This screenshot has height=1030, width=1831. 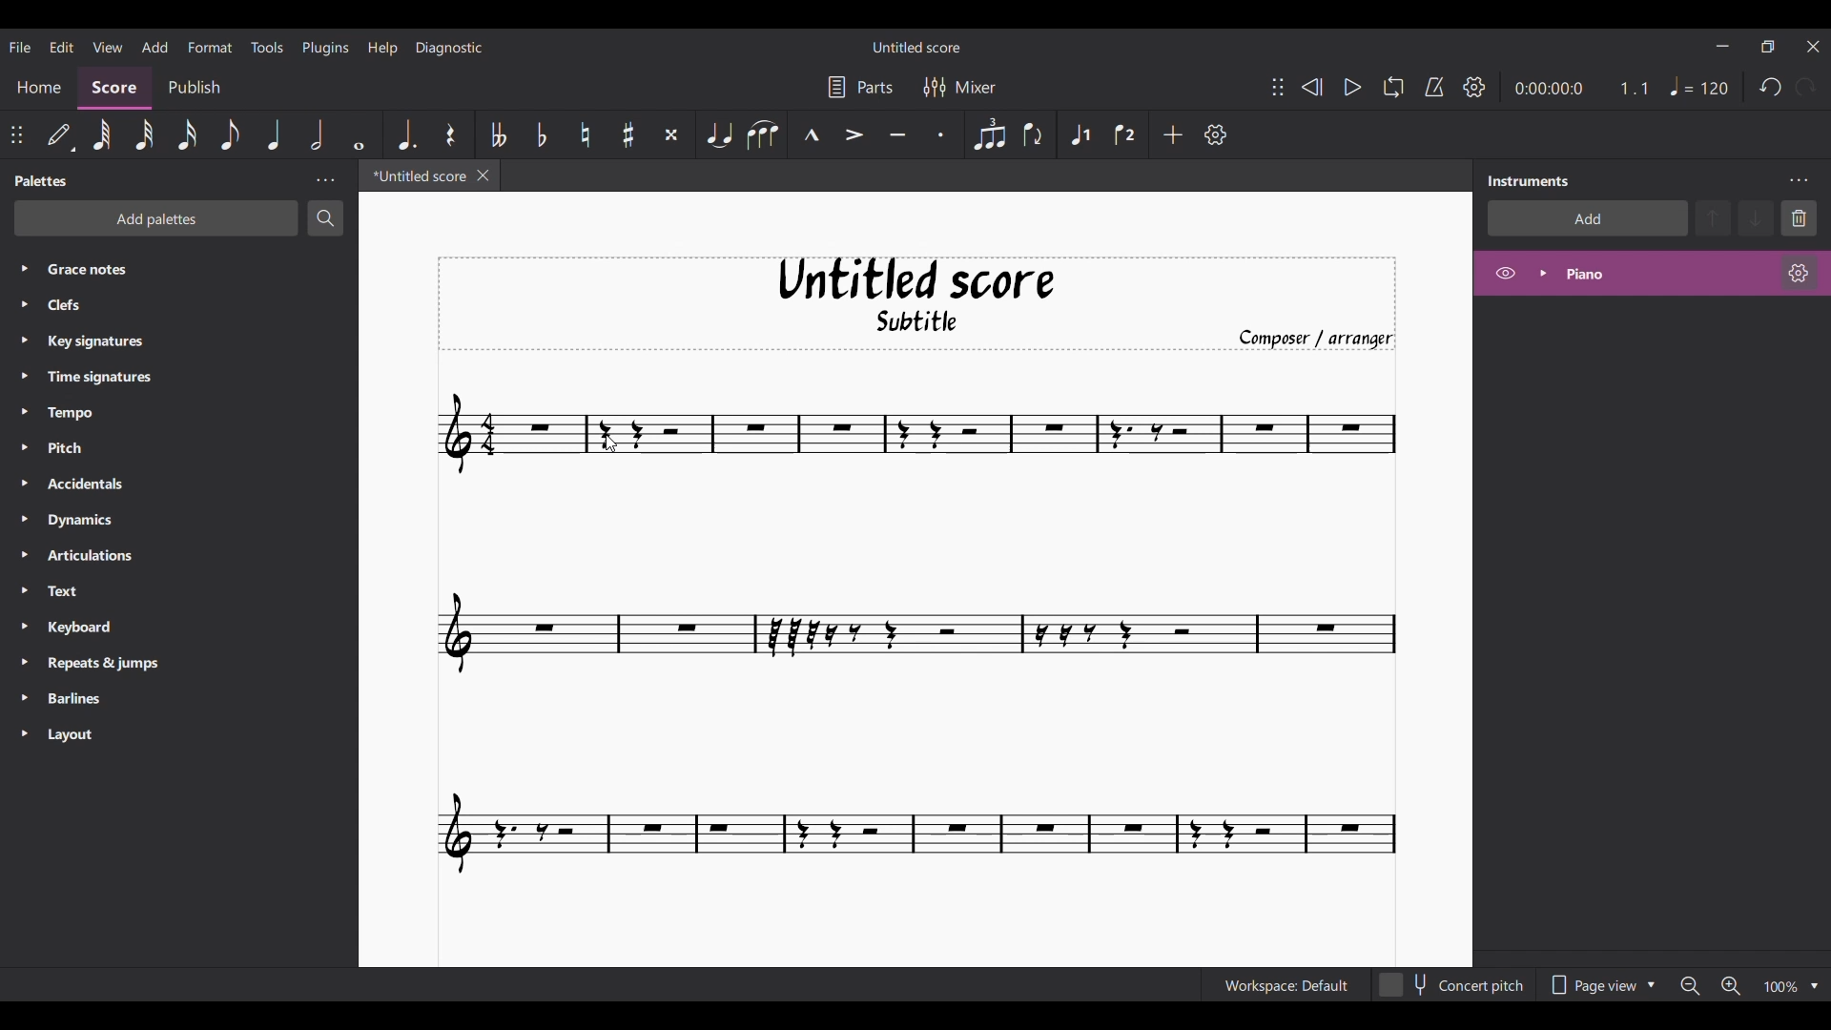 What do you see at coordinates (898, 134) in the screenshot?
I see `Tenuto` at bounding box center [898, 134].